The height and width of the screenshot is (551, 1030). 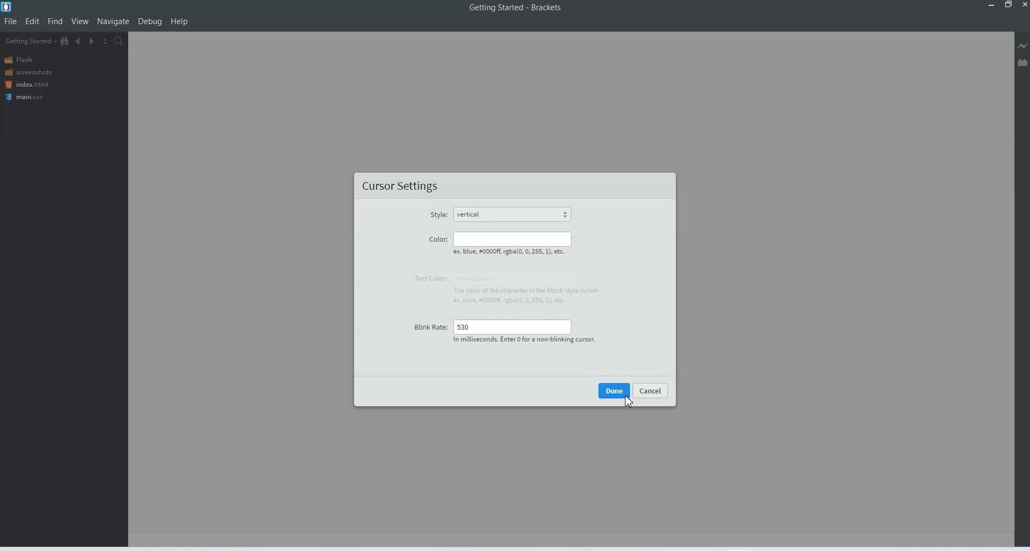 I want to click on Navigate Forwards, so click(x=92, y=42).